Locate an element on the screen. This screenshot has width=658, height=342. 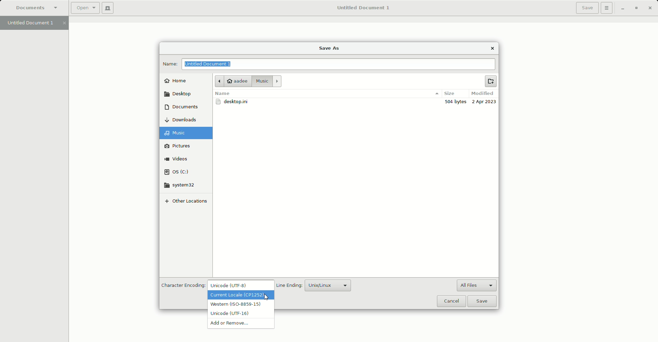
Add or remove is located at coordinates (241, 323).